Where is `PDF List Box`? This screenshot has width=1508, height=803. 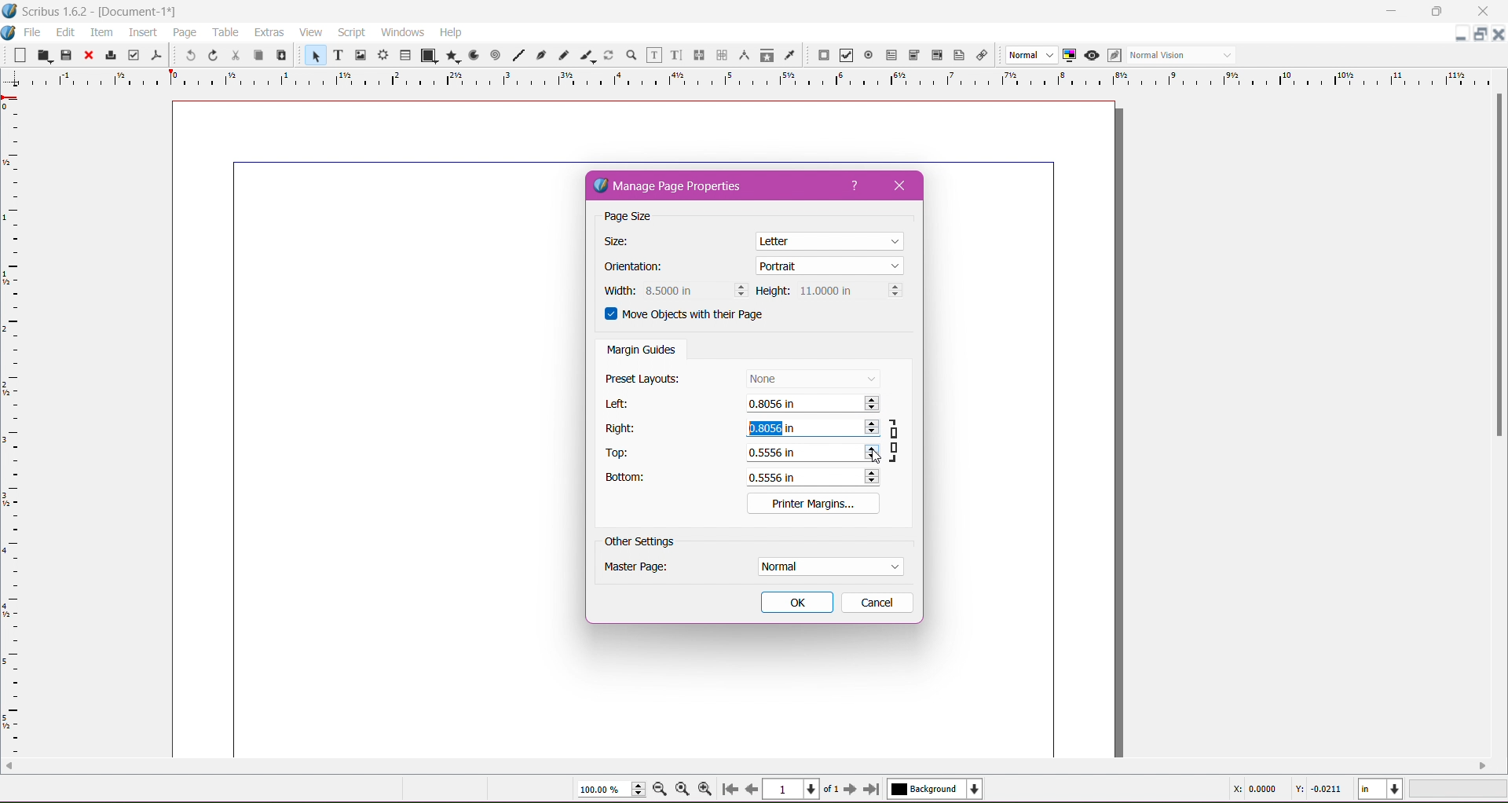
PDF List Box is located at coordinates (937, 55).